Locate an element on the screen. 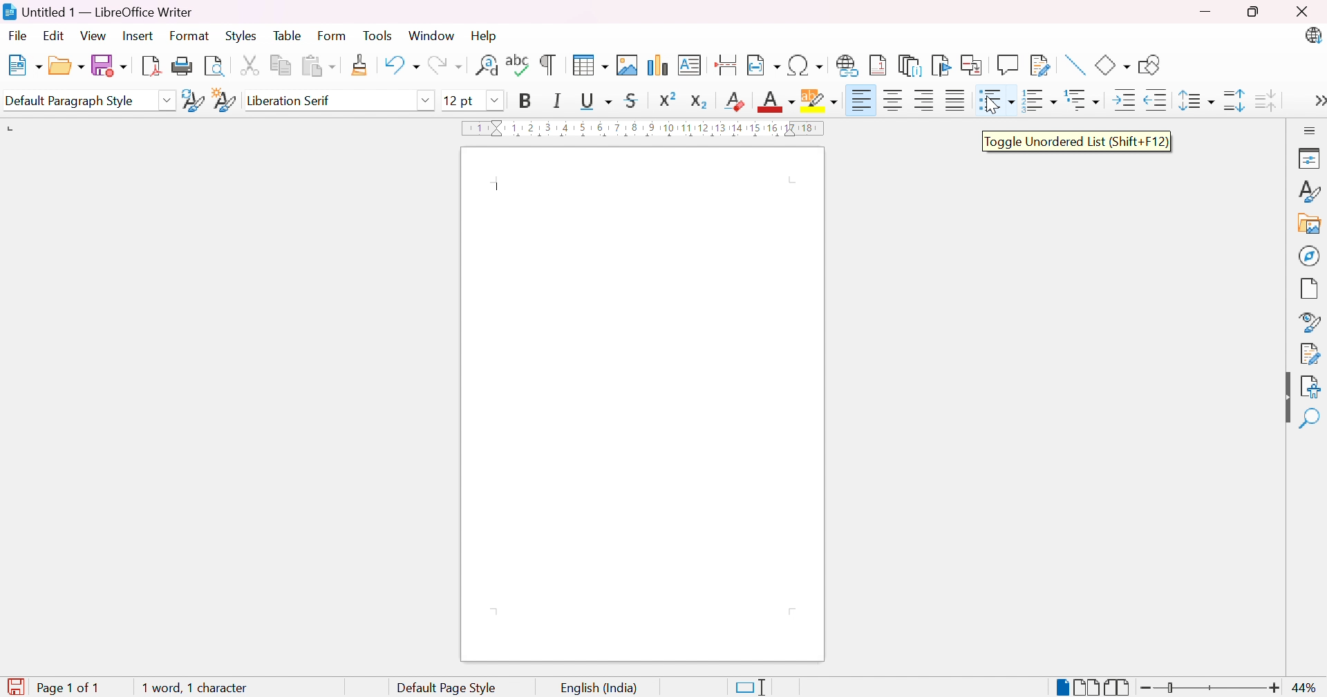  Save is located at coordinates (110, 66).